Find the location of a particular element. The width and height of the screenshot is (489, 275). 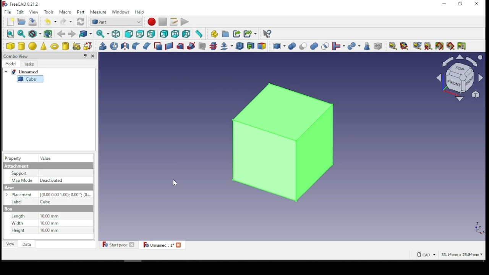

clear all is located at coordinates (428, 45).